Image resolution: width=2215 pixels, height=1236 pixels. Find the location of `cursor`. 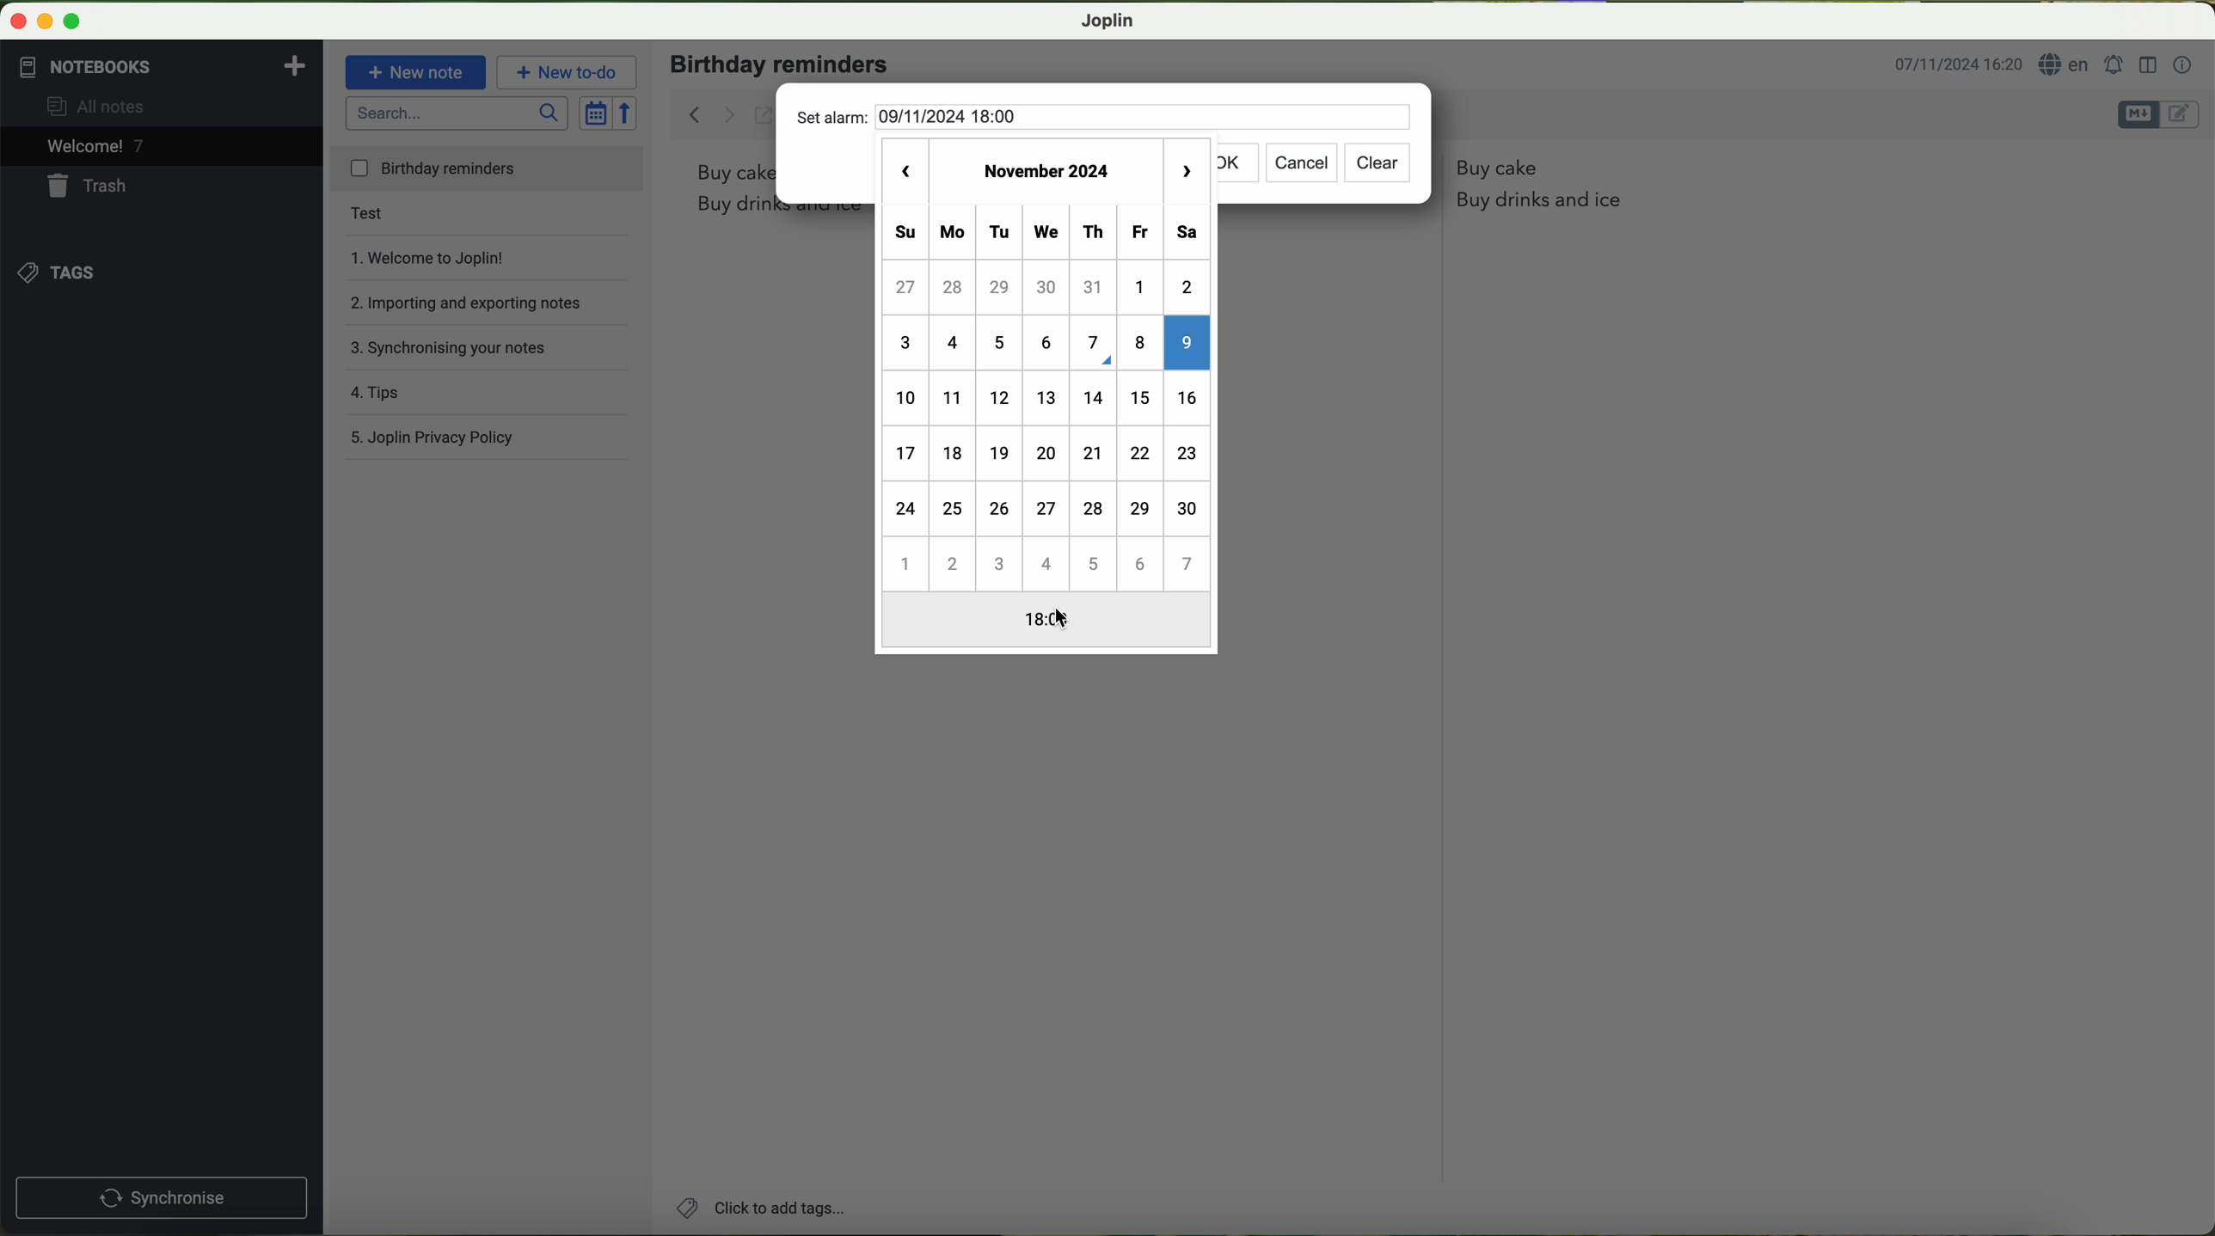

cursor is located at coordinates (1079, 624).